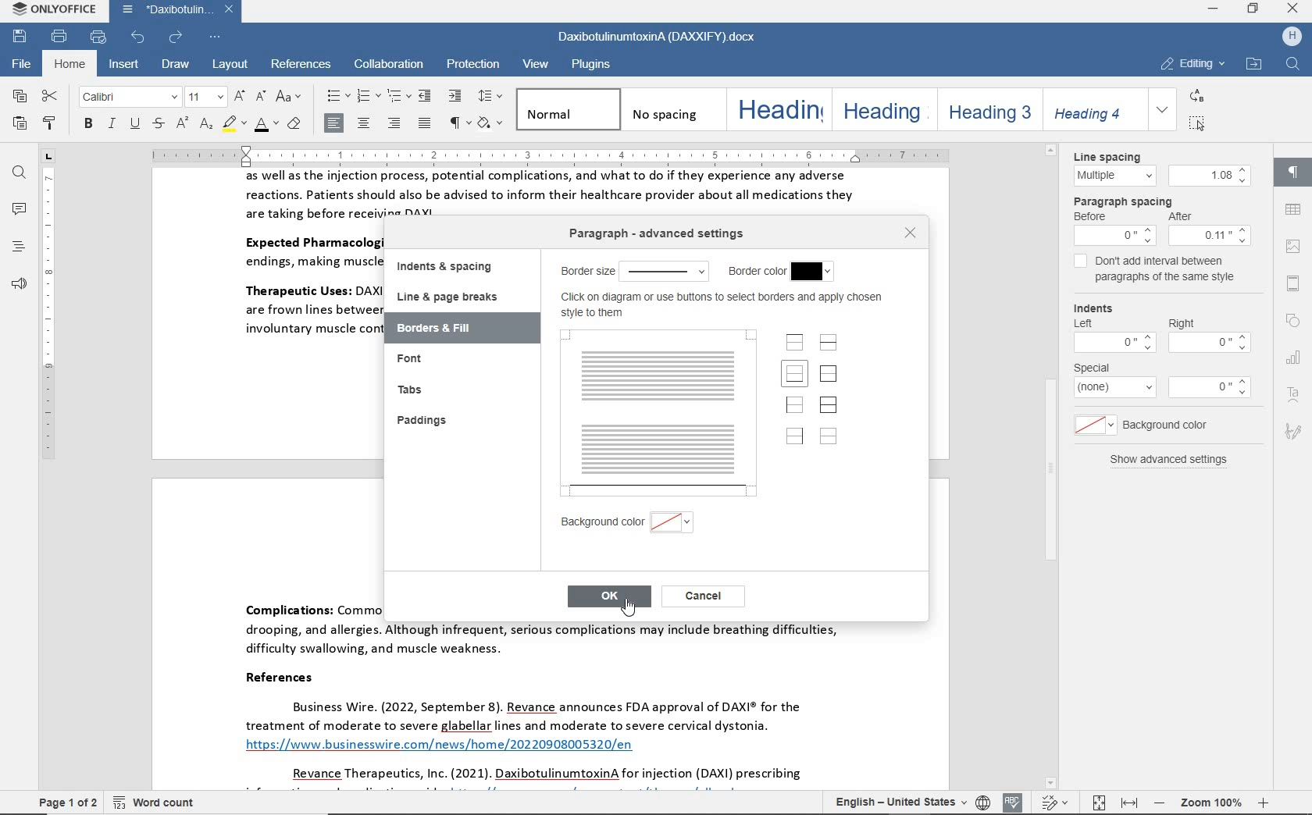 This screenshot has height=815, width=1312. I want to click on hp, so click(1289, 37).